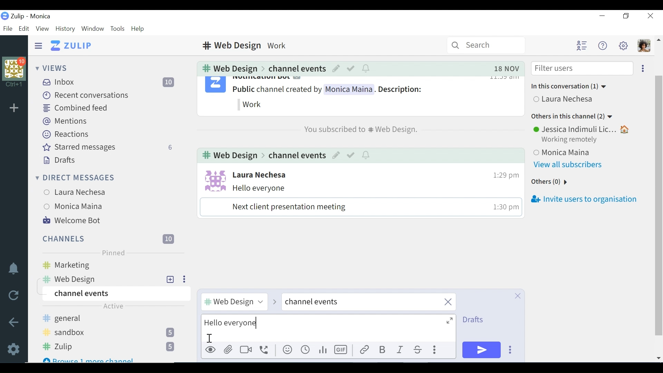  What do you see at coordinates (626, 17) in the screenshot?
I see `Restore` at bounding box center [626, 17].